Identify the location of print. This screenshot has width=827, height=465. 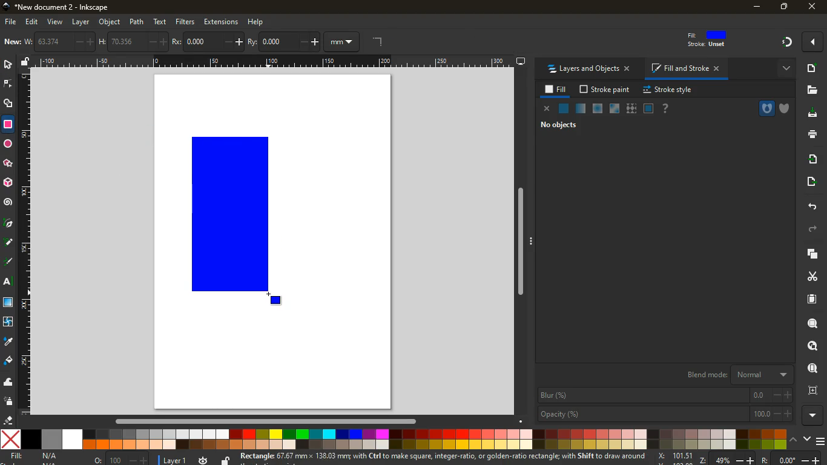
(811, 134).